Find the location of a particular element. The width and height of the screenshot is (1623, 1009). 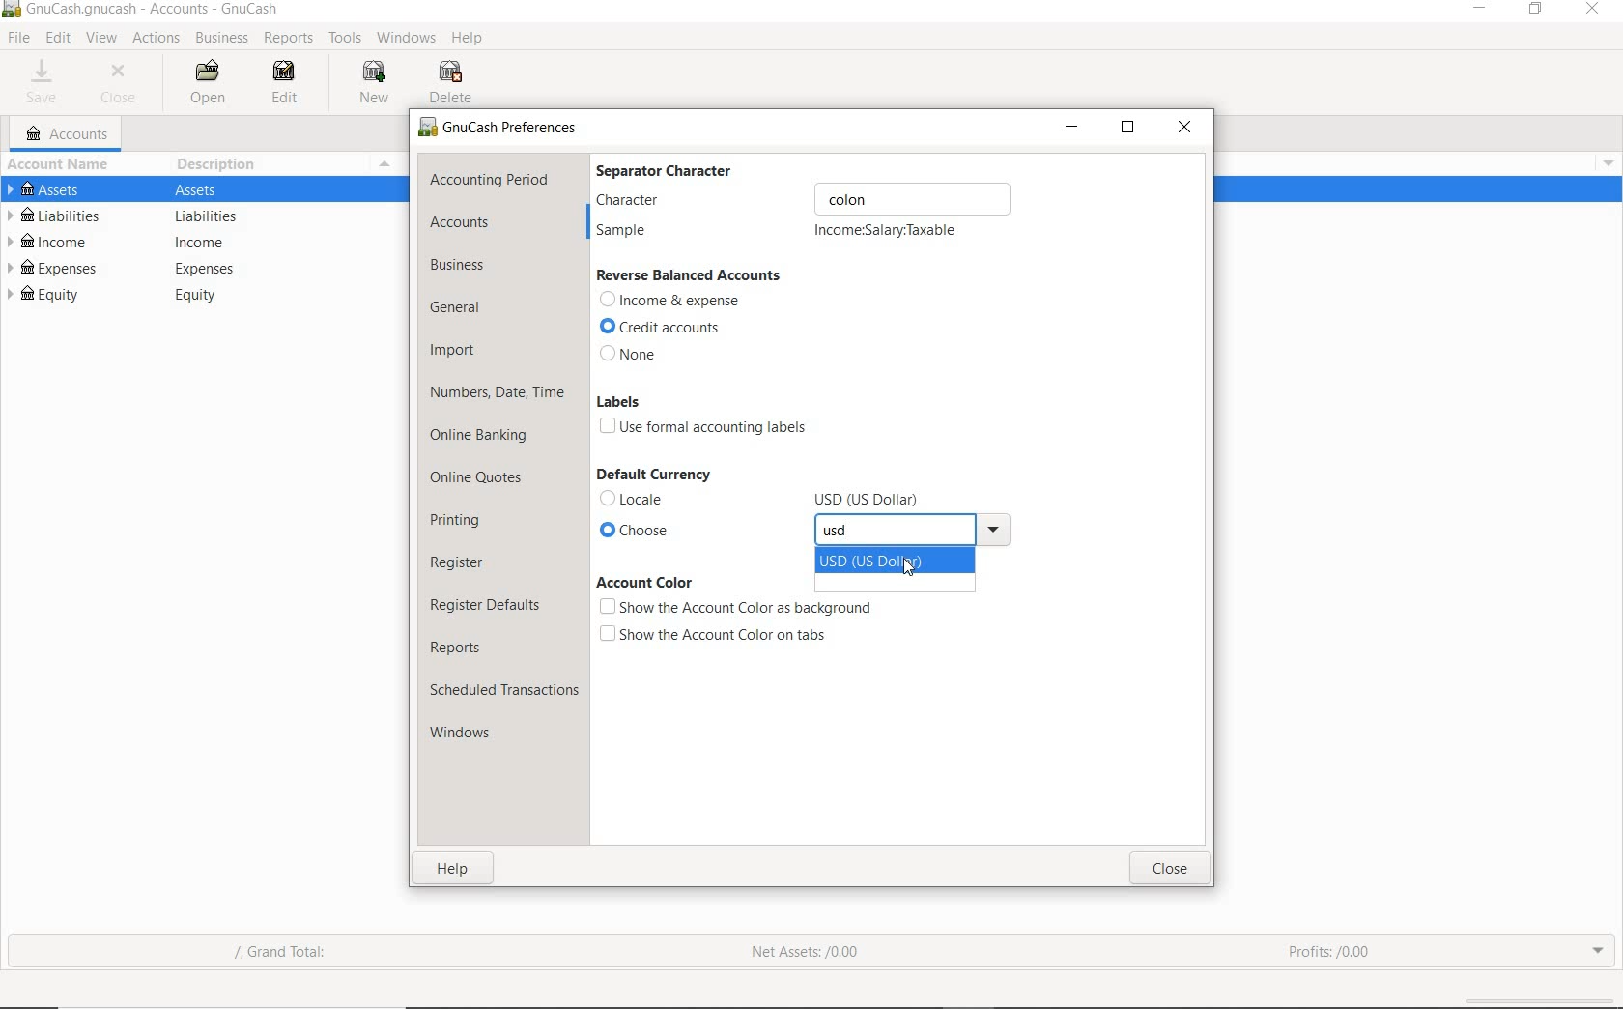

FILE is located at coordinates (17, 39).